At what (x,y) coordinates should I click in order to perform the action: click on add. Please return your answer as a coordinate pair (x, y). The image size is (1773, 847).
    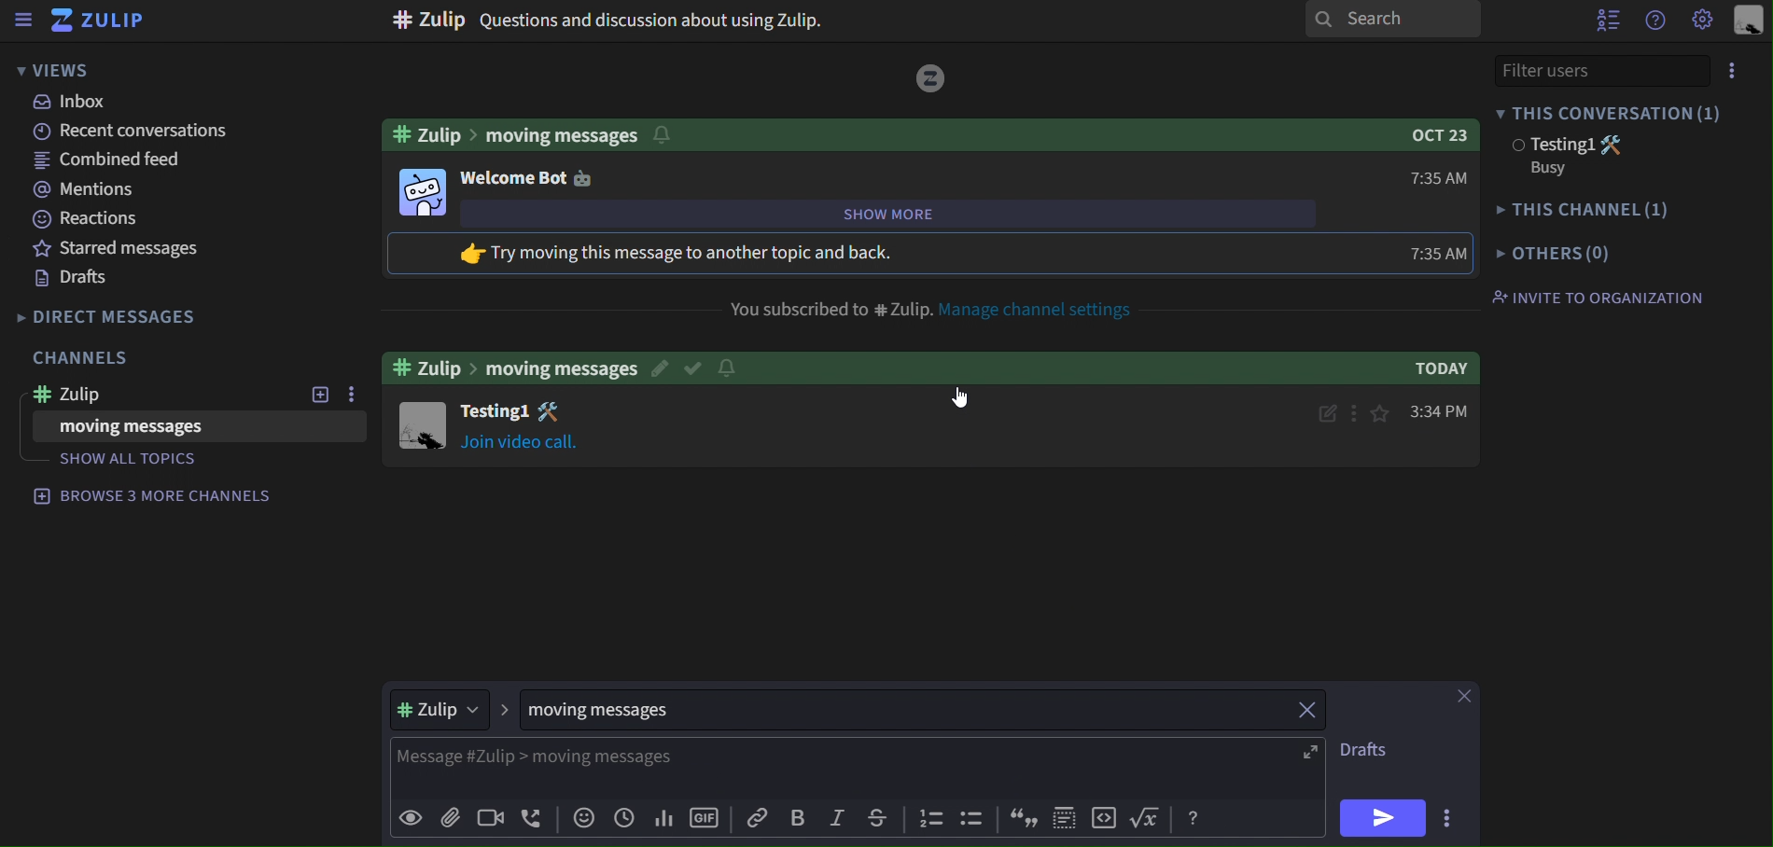
    Looking at the image, I should click on (319, 396).